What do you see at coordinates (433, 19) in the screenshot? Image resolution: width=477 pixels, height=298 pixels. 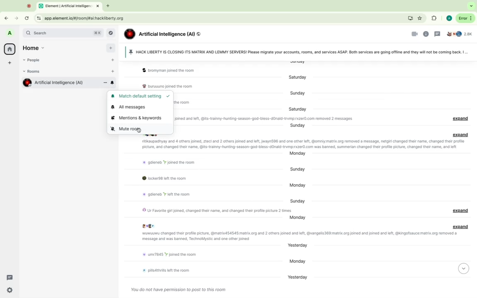 I see `Extentions` at bounding box center [433, 19].